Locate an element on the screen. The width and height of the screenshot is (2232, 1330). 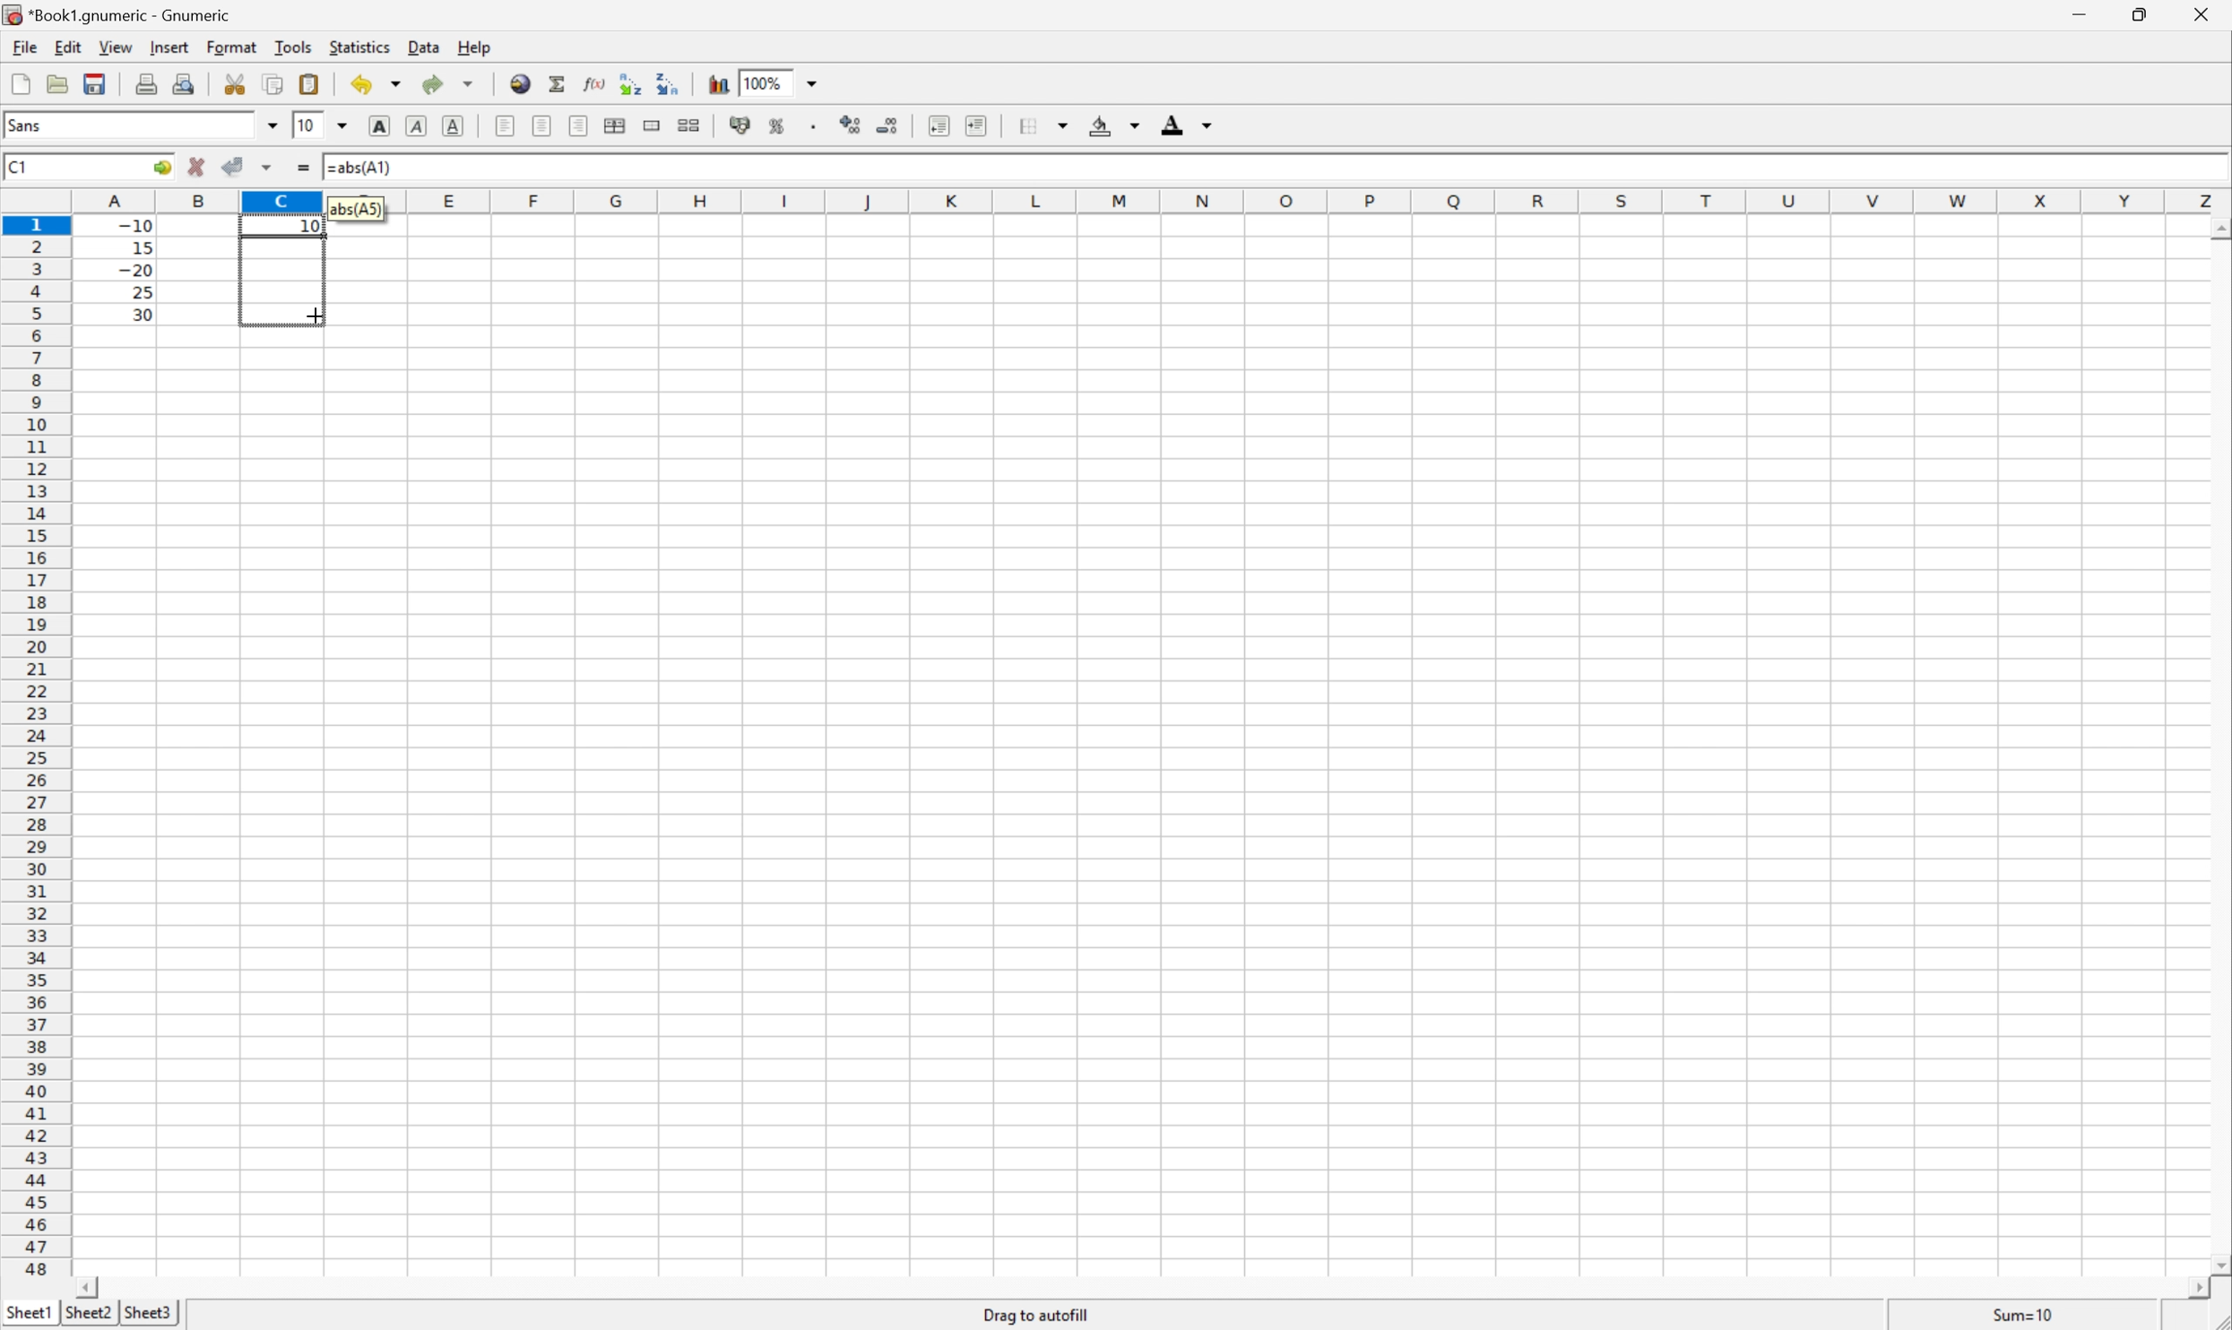
=ABS(A1) is located at coordinates (367, 165).